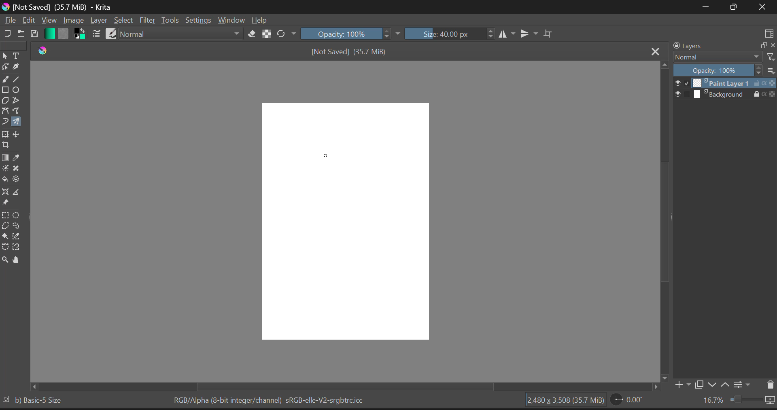 This screenshot has height=410, width=777. What do you see at coordinates (769, 33) in the screenshot?
I see `Choose Workspace` at bounding box center [769, 33].